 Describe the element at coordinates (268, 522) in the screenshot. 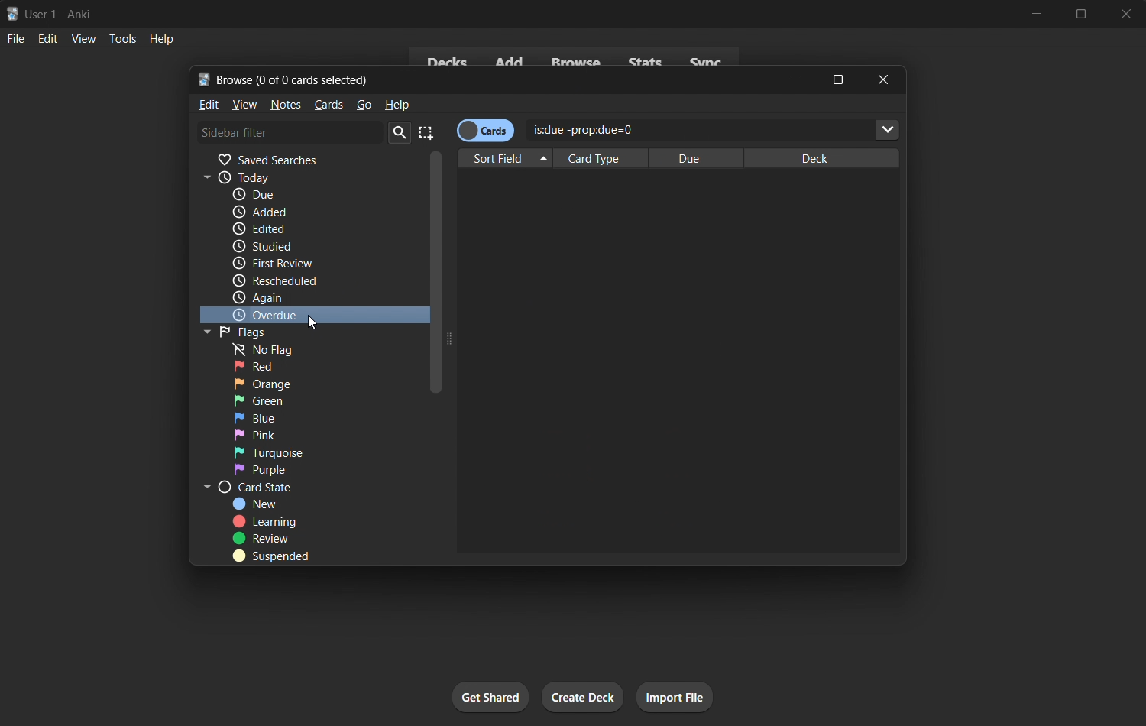

I see `learning` at that location.